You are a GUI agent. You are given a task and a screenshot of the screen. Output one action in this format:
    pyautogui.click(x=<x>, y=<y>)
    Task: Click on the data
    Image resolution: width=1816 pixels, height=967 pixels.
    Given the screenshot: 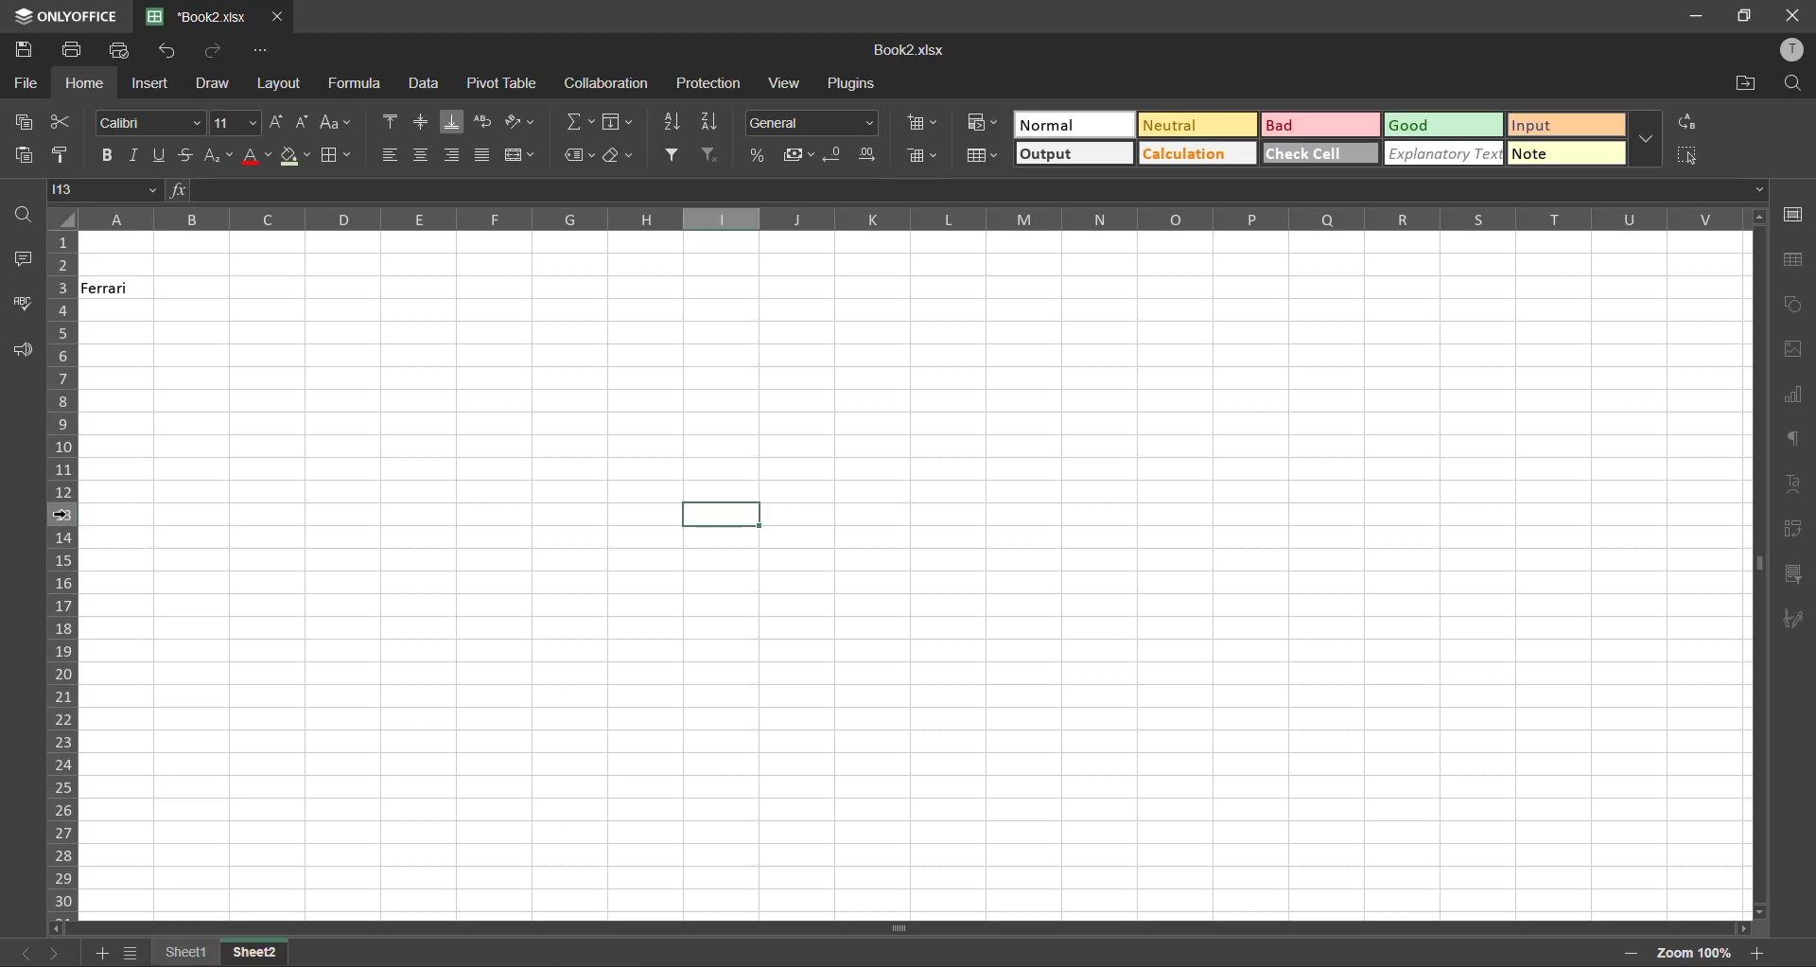 What is the action you would take?
    pyautogui.click(x=421, y=84)
    